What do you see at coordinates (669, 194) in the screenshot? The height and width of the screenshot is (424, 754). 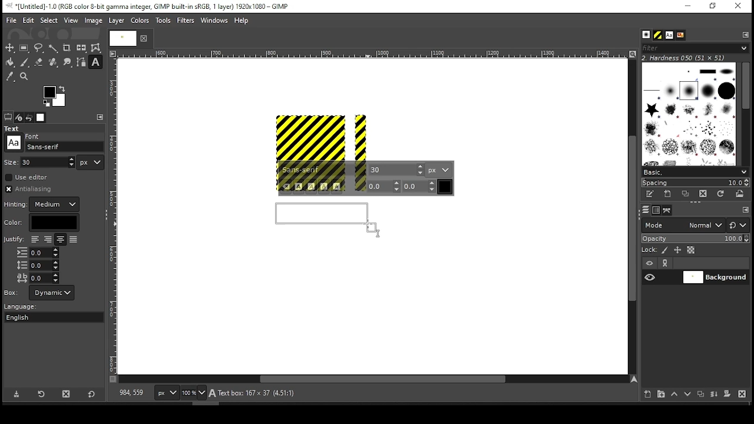 I see `create a new brush` at bounding box center [669, 194].